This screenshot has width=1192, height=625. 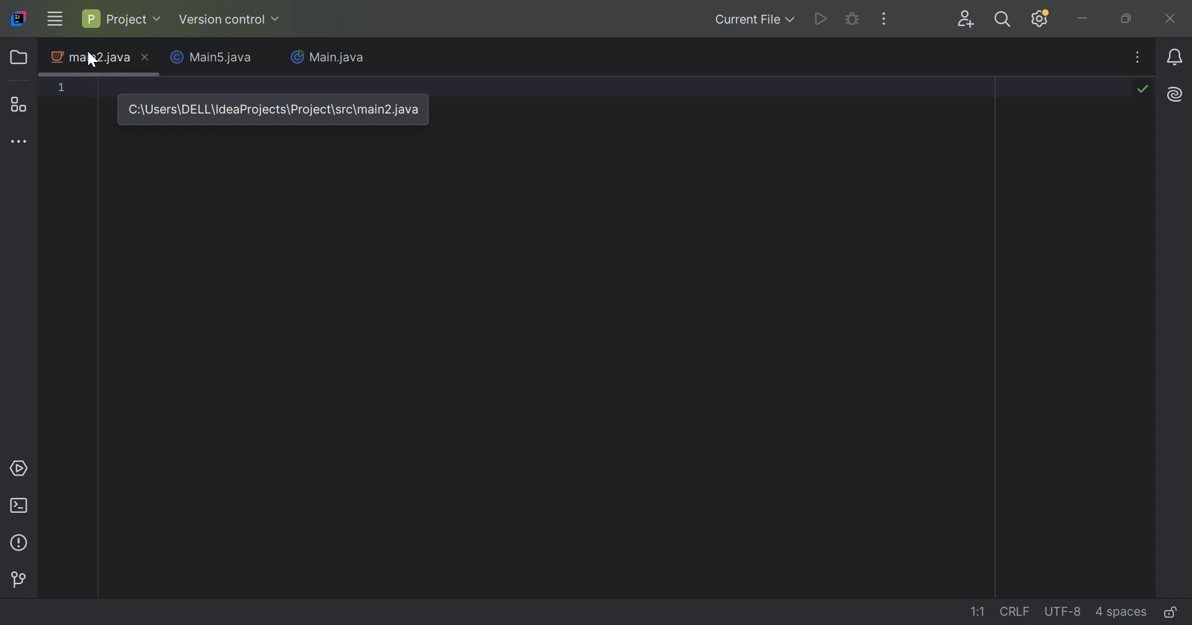 I want to click on Recent files, tab actions, and more, so click(x=1139, y=56).